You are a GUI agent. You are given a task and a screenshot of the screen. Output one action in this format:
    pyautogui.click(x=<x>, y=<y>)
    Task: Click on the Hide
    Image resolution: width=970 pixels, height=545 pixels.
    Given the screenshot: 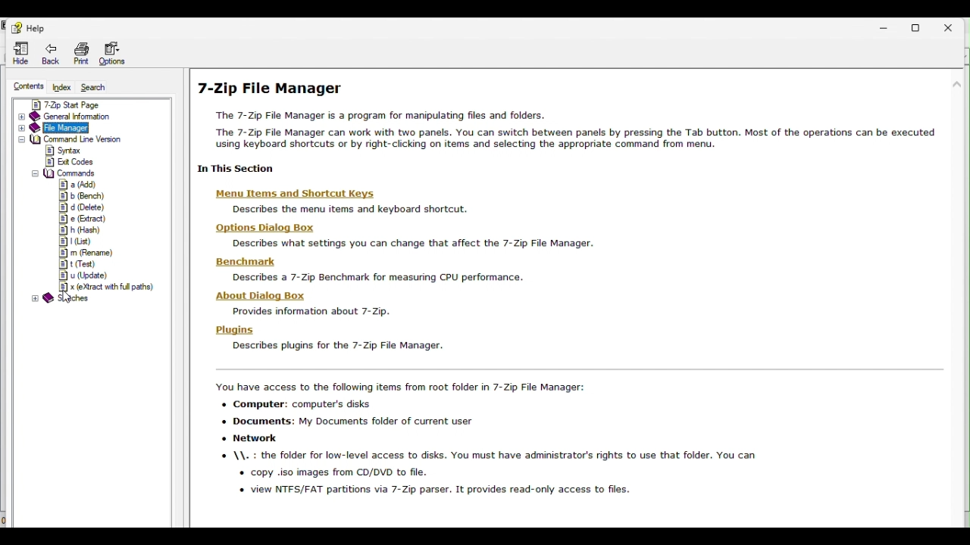 What is the action you would take?
    pyautogui.click(x=17, y=54)
    